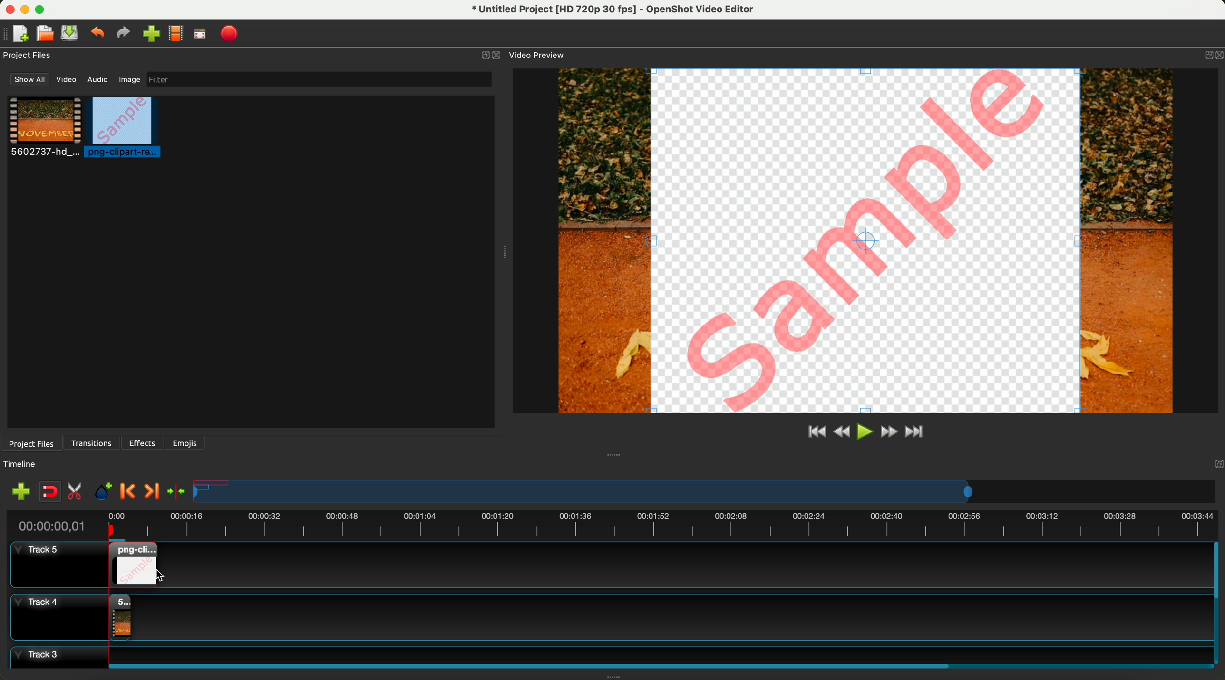 The width and height of the screenshot is (1225, 680). What do you see at coordinates (871, 240) in the screenshot?
I see `pREVIEW` at bounding box center [871, 240].